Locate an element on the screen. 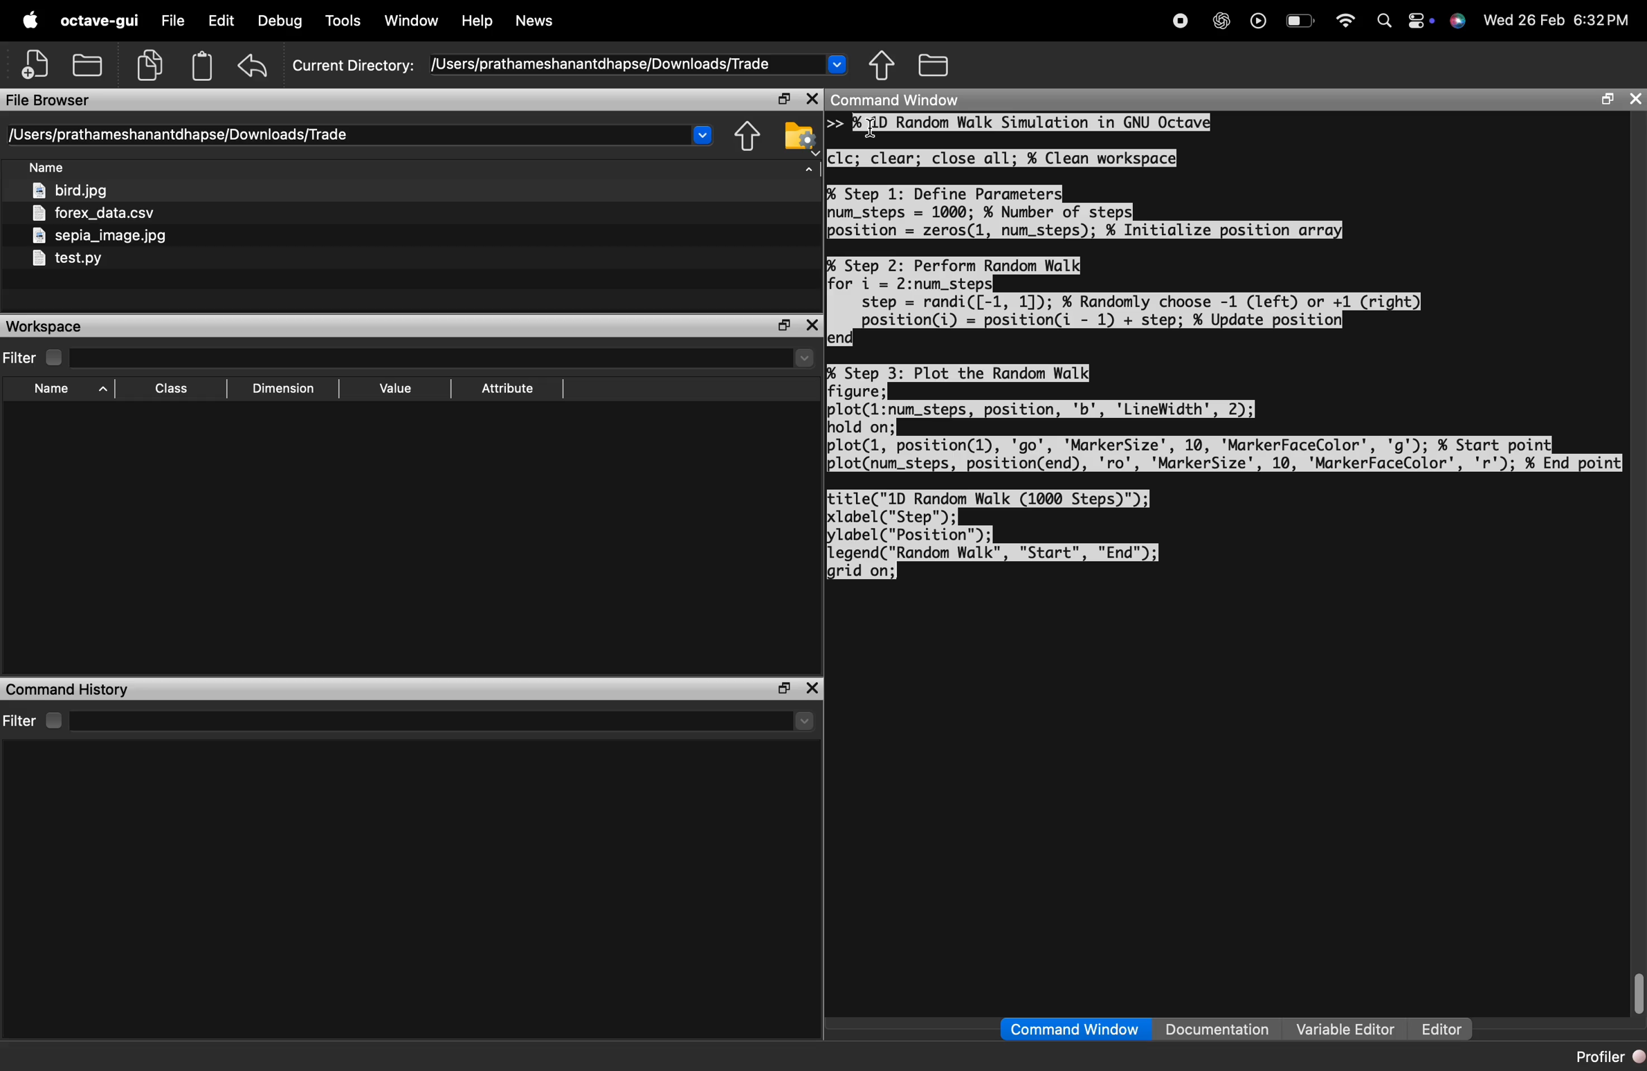  one directory up is located at coordinates (883, 65).